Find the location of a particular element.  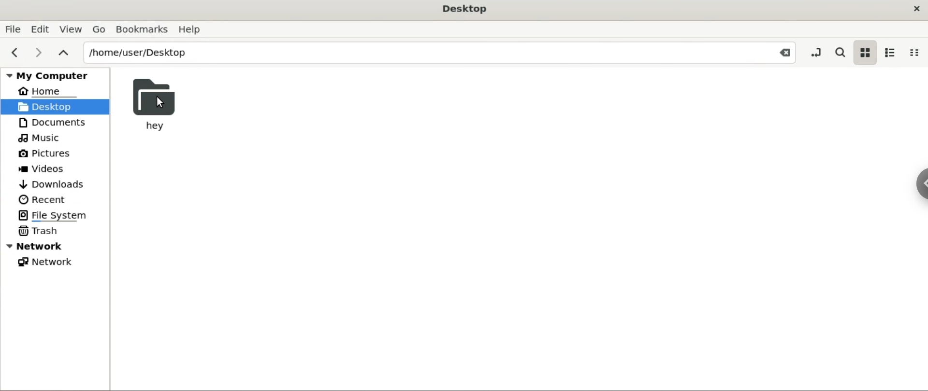

list view is located at coordinates (890, 52).